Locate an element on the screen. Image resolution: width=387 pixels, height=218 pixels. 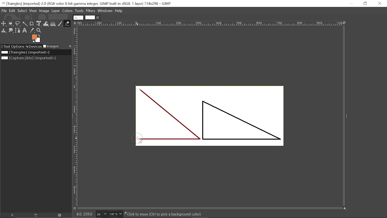
Delete image is located at coordinates (59, 216).